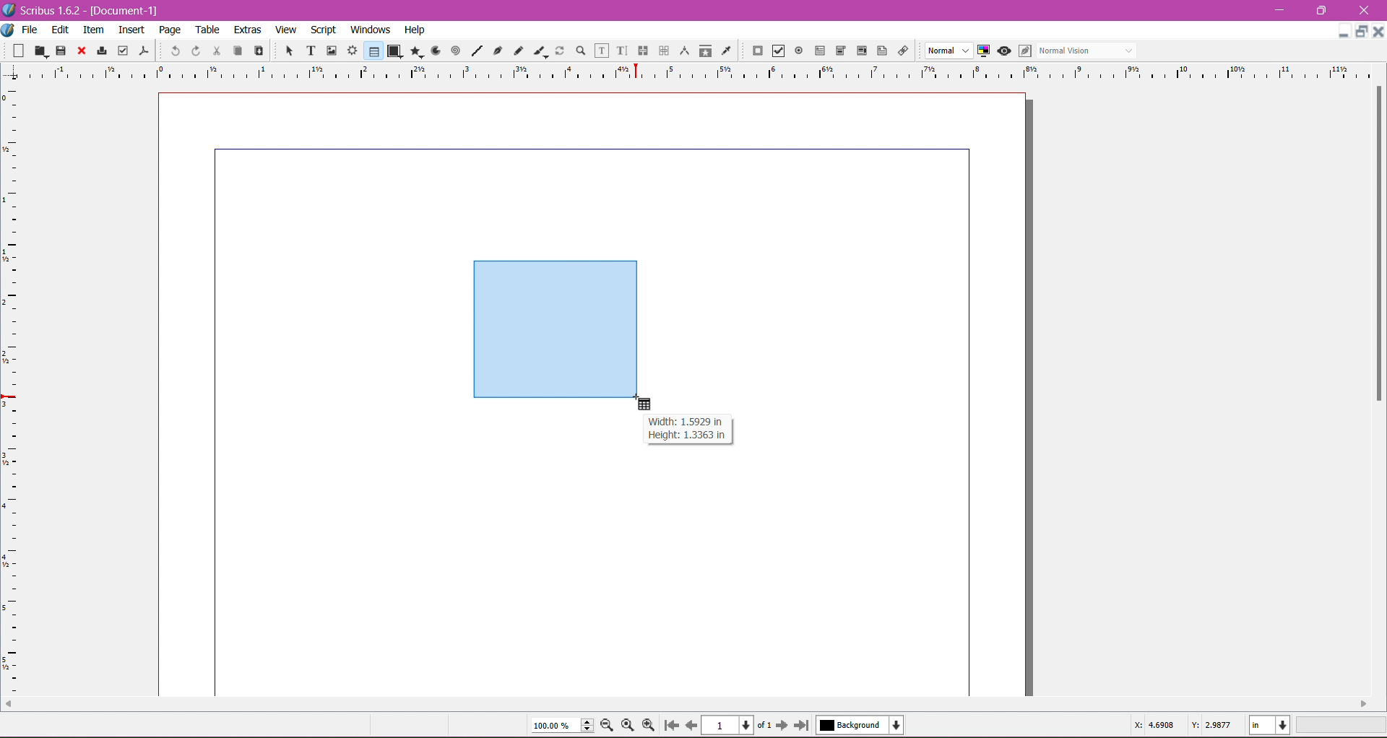 The width and height of the screenshot is (1387, 738). Describe the element at coordinates (982, 50) in the screenshot. I see `Toggle Color Management System` at that location.